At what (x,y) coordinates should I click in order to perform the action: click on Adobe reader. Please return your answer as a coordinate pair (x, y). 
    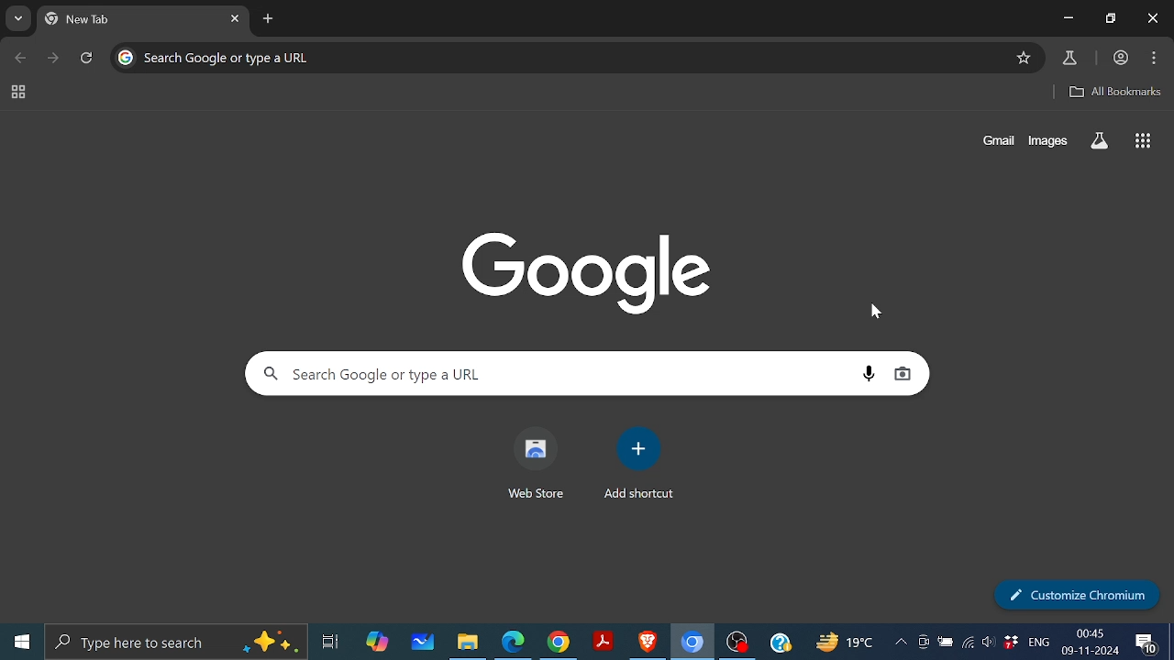
    Looking at the image, I should click on (605, 642).